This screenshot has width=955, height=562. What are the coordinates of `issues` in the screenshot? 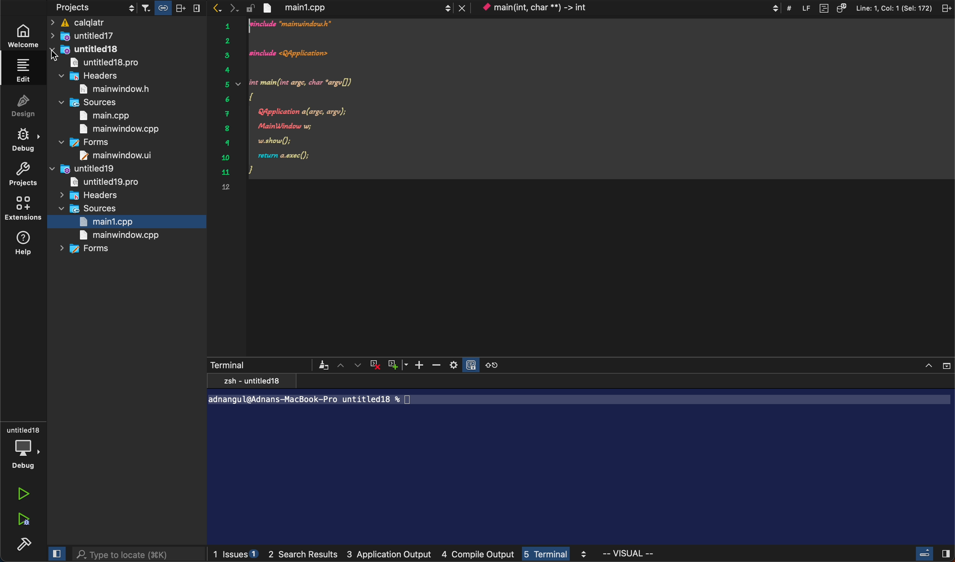 It's located at (233, 555).